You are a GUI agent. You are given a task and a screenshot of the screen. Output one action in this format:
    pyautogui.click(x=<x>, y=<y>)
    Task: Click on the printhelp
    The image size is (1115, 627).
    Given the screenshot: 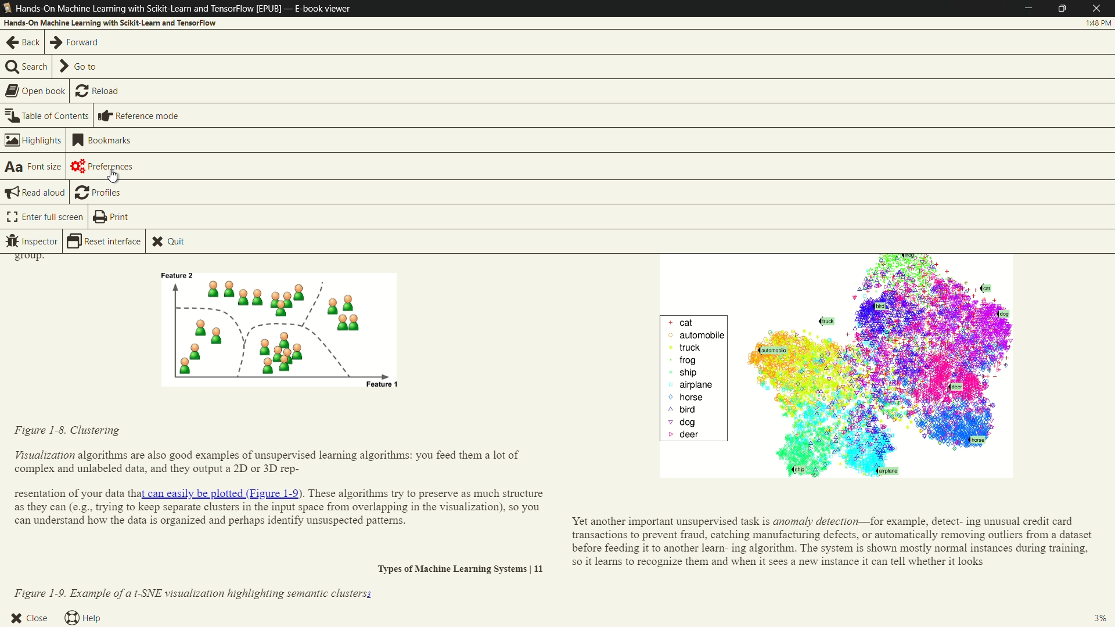 What is the action you would take?
    pyautogui.click(x=110, y=217)
    